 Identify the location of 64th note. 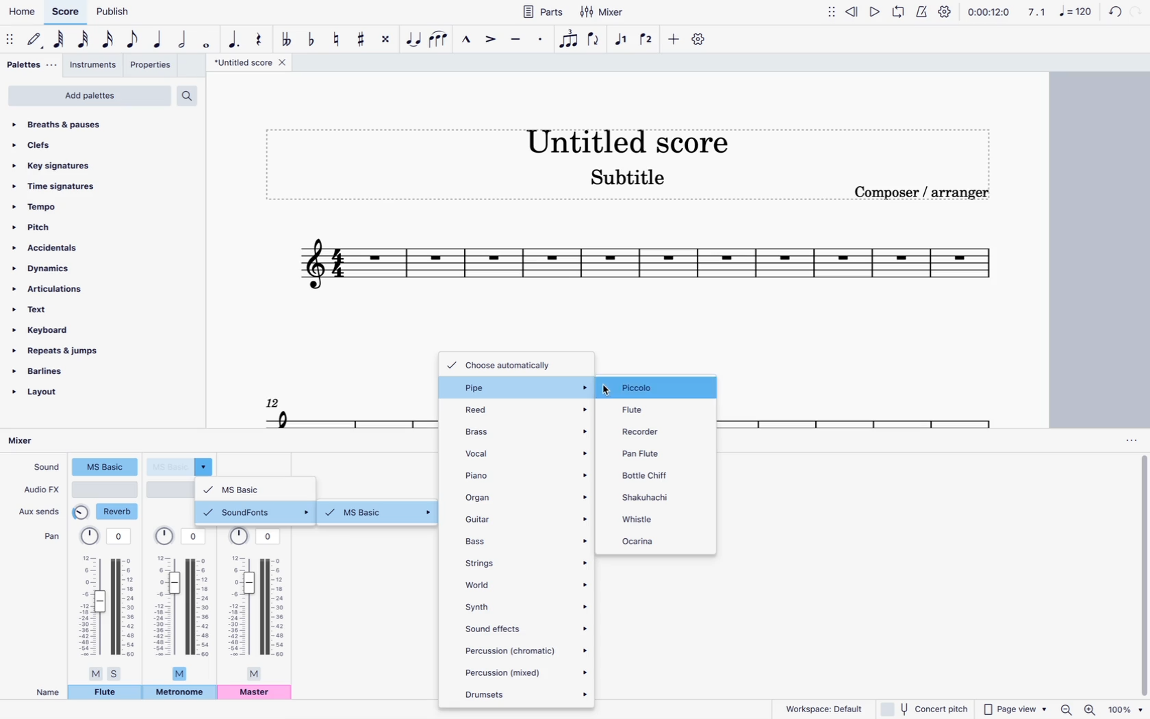
(59, 41).